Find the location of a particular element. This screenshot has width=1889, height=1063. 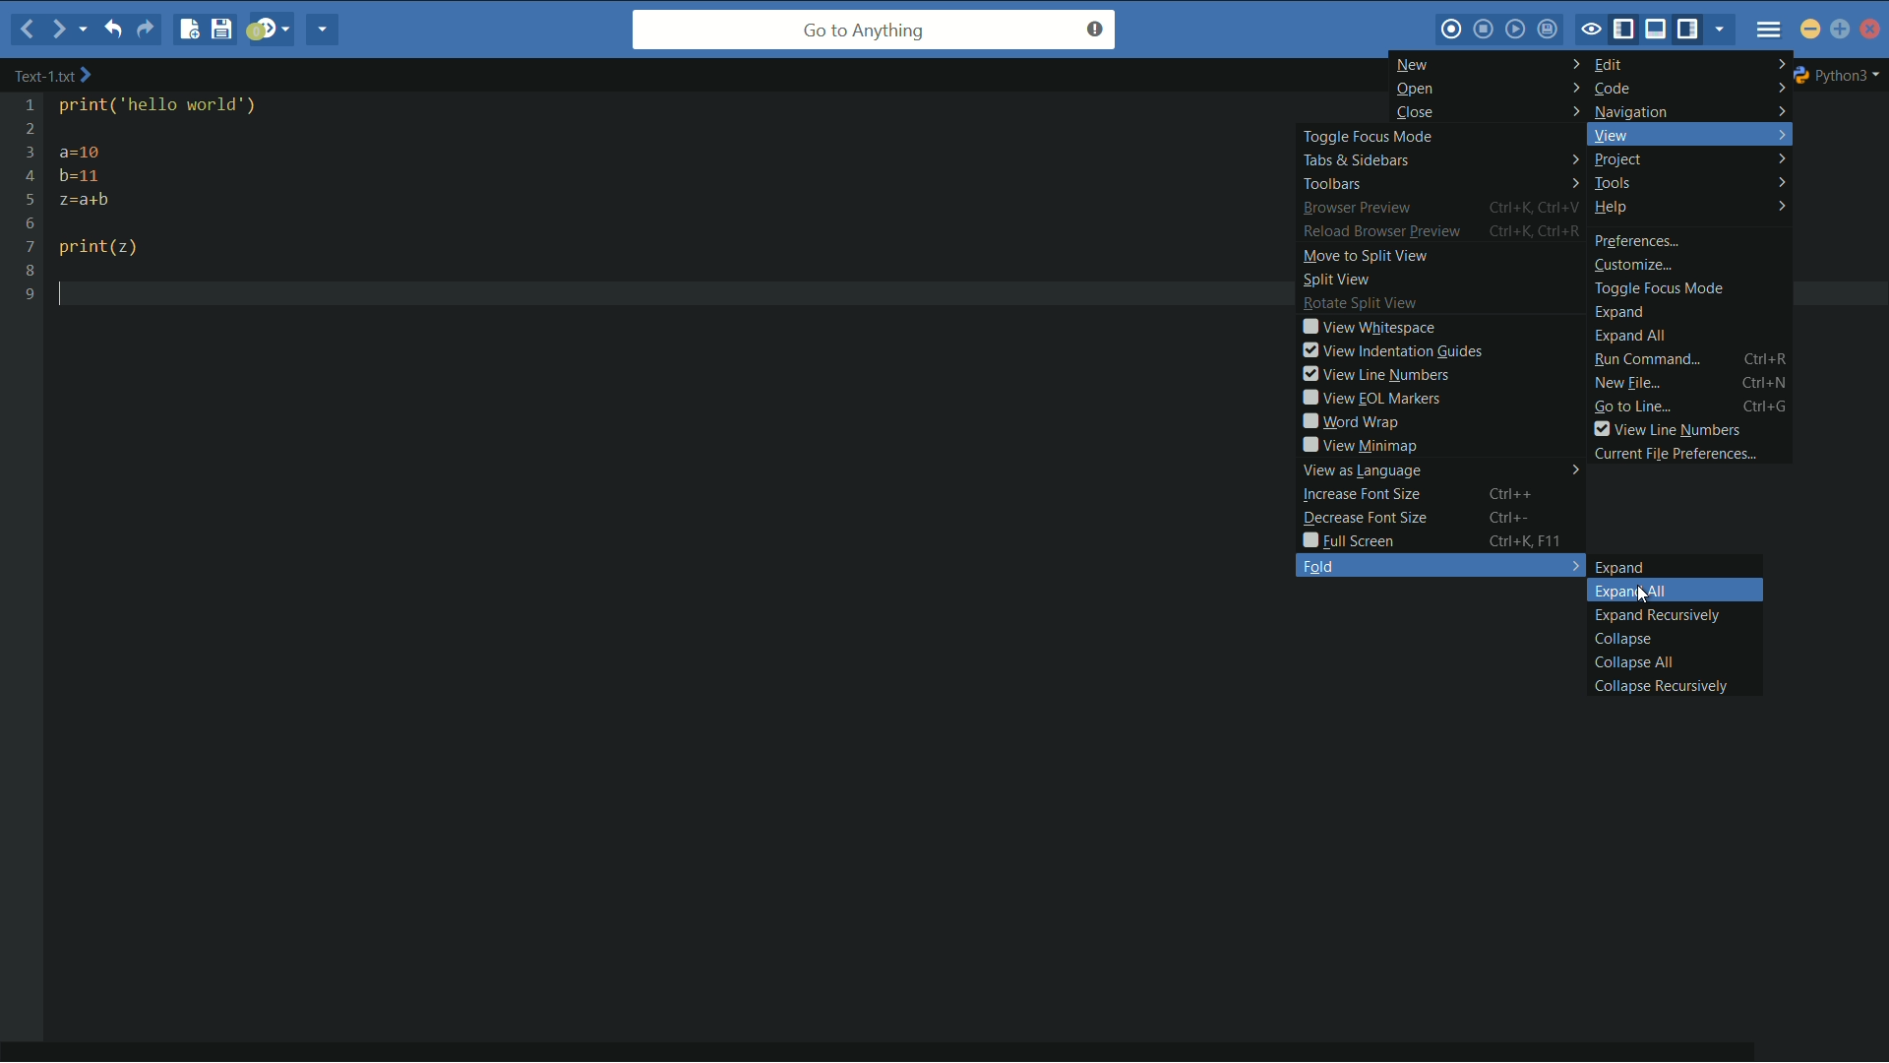

toggle focus mode is located at coordinates (1371, 138).